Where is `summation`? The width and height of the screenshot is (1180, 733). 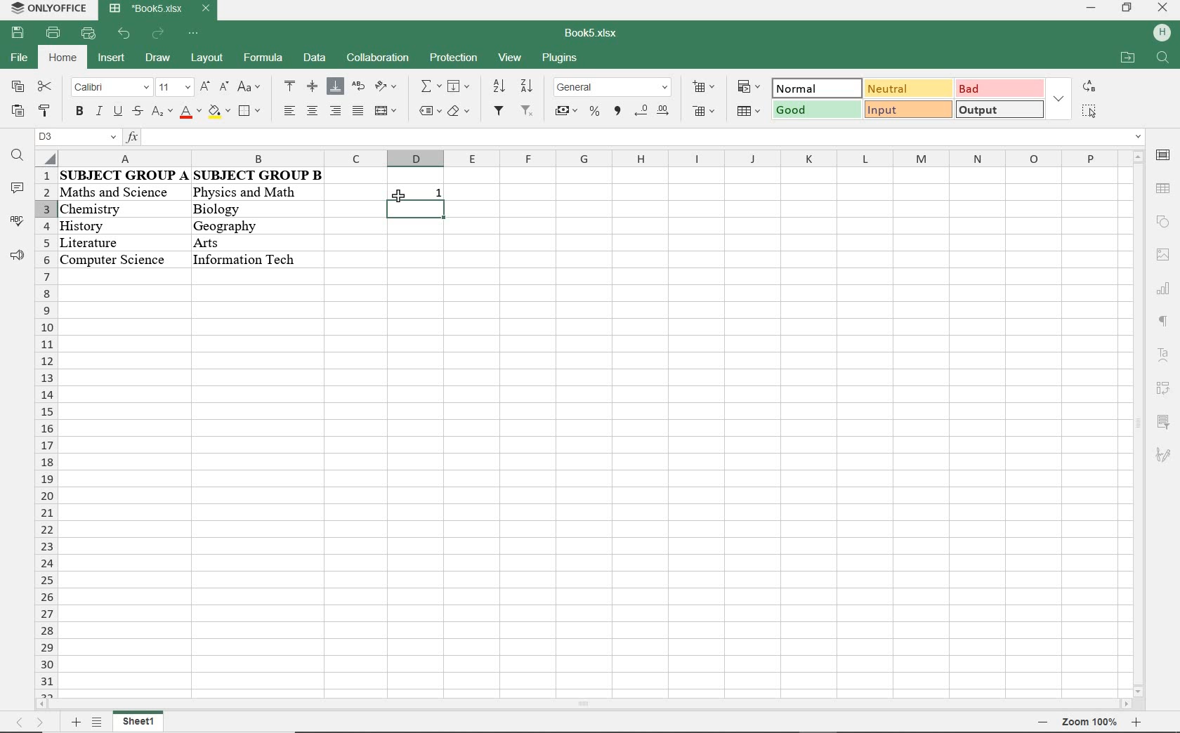
summation is located at coordinates (430, 87).